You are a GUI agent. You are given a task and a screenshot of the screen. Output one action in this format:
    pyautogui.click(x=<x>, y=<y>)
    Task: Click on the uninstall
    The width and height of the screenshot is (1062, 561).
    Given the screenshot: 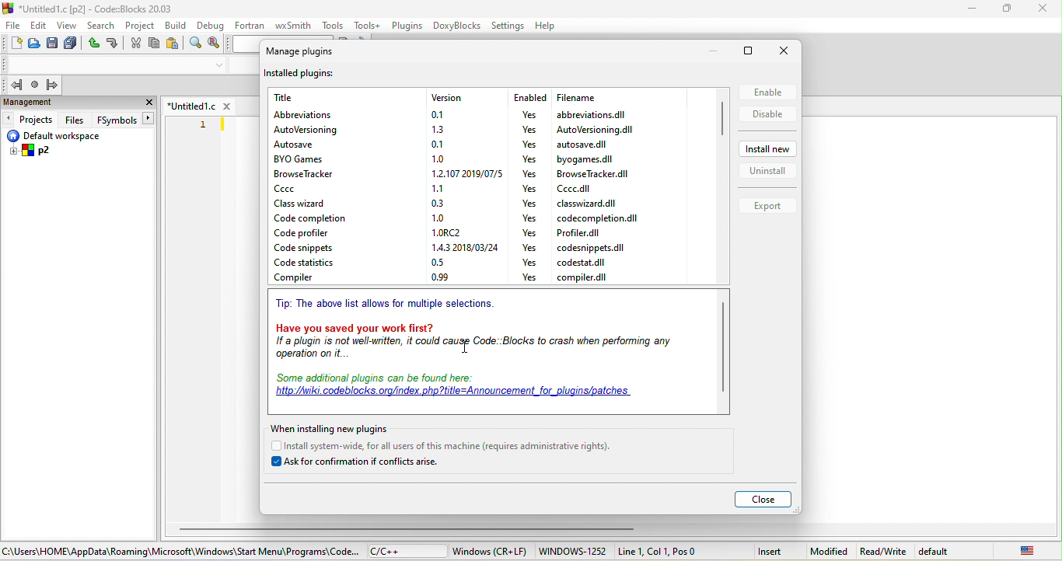 What is the action you would take?
    pyautogui.click(x=767, y=174)
    